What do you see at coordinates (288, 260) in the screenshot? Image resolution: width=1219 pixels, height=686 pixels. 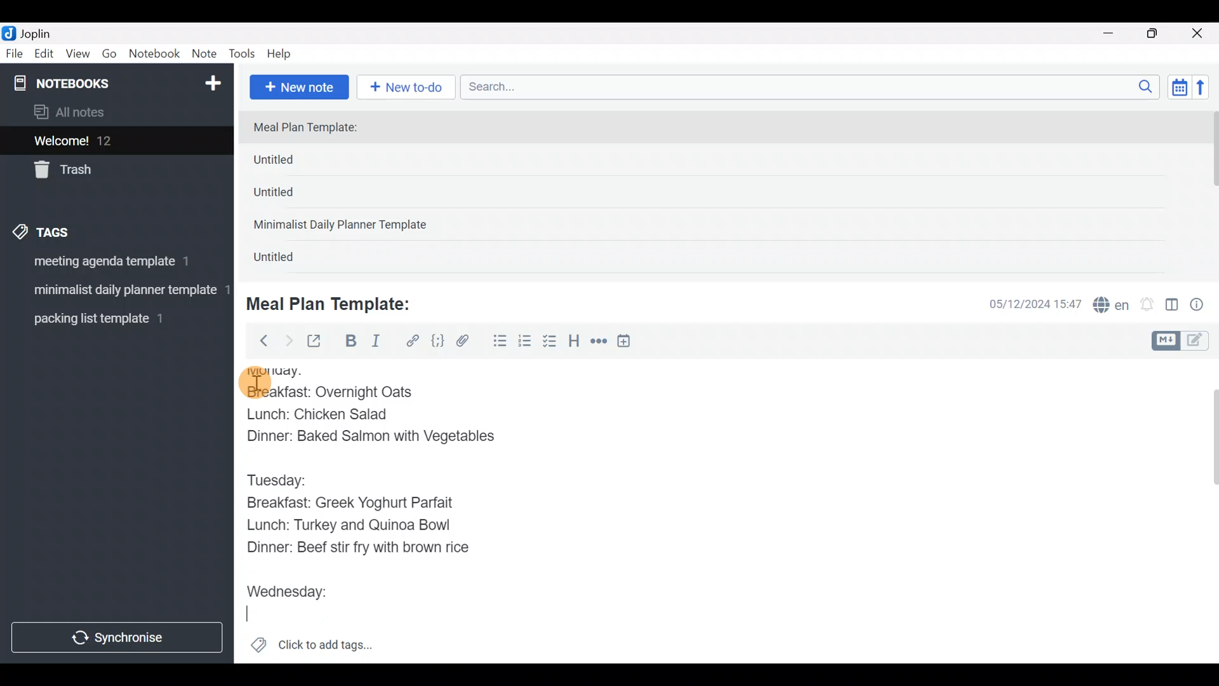 I see `Untitled` at bounding box center [288, 260].